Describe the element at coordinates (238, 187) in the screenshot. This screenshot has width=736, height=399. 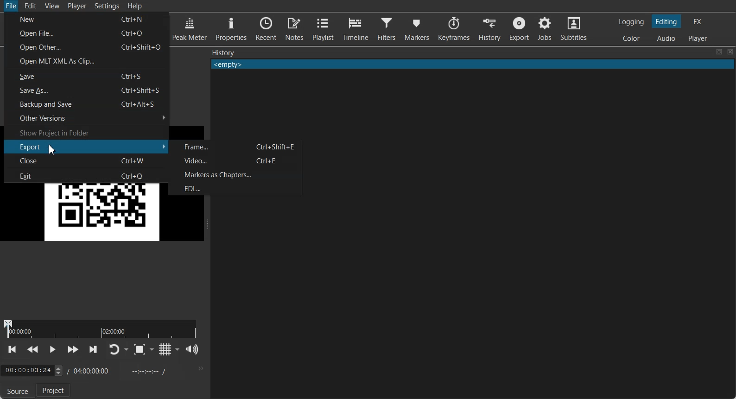
I see `EDL` at that location.